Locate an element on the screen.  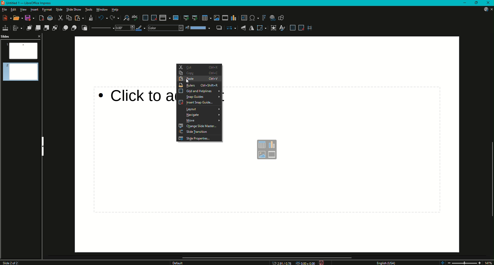
Line Style is located at coordinates (102, 28).